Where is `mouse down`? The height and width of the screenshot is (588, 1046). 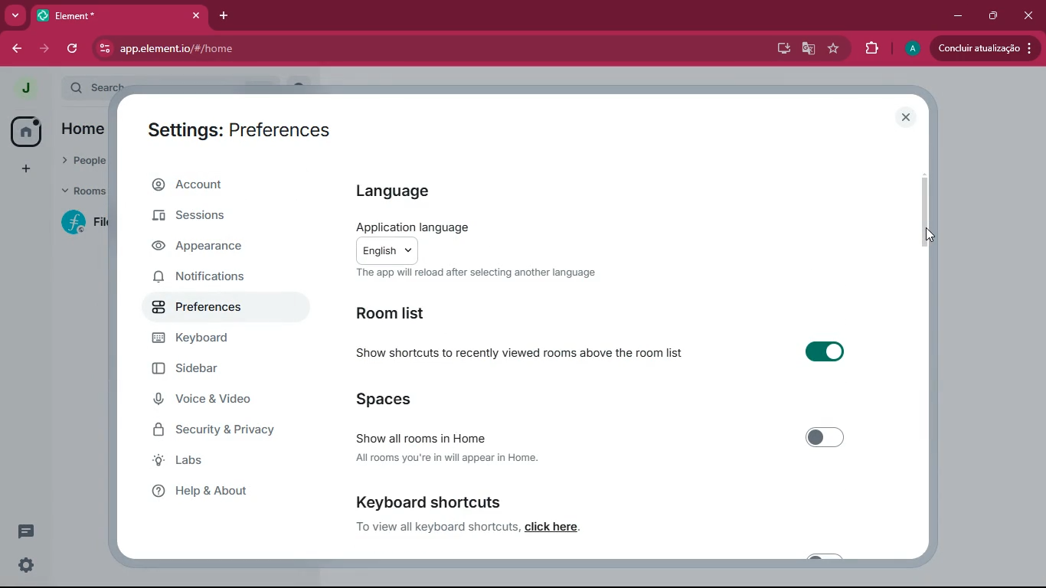 mouse down is located at coordinates (930, 235).